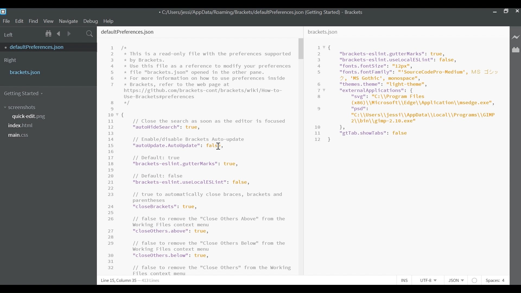  What do you see at coordinates (59, 33) in the screenshot?
I see `Navigate back` at bounding box center [59, 33].